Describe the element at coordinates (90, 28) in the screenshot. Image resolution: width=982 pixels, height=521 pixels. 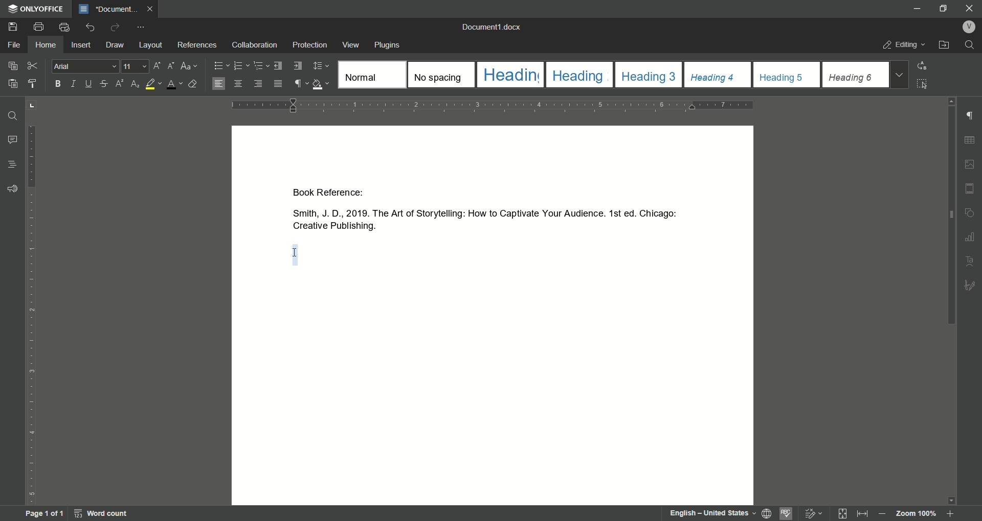
I see `undo` at that location.